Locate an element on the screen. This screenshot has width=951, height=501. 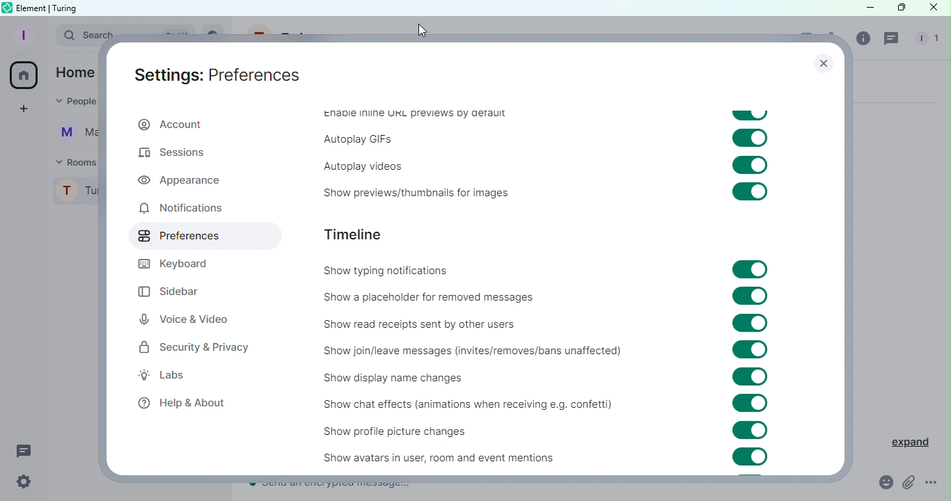
Scroll bar is located at coordinates (840, 276).